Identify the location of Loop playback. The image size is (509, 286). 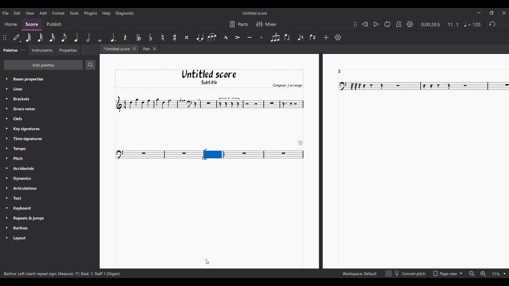
(387, 24).